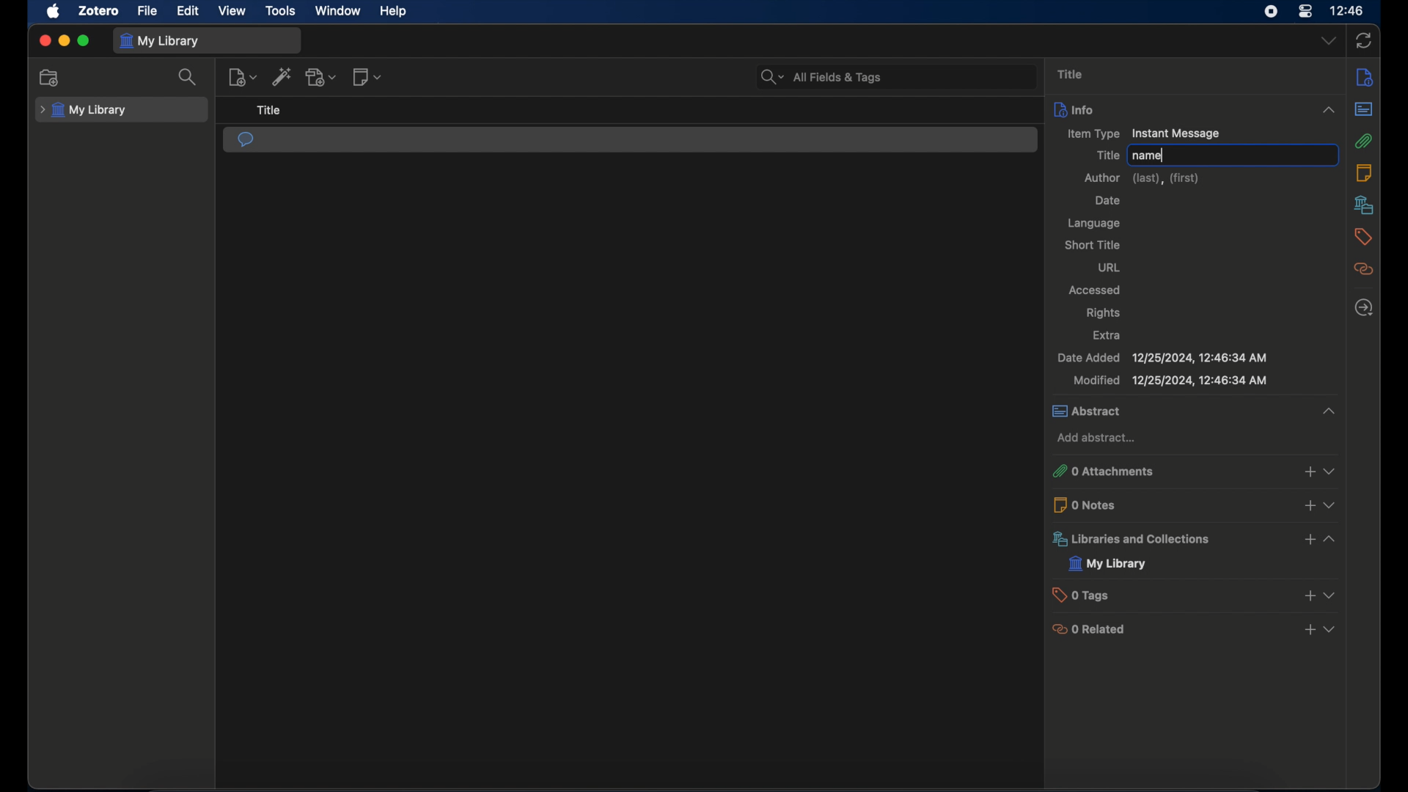  What do you see at coordinates (1096, 438) in the screenshot?
I see `add abstract` at bounding box center [1096, 438].